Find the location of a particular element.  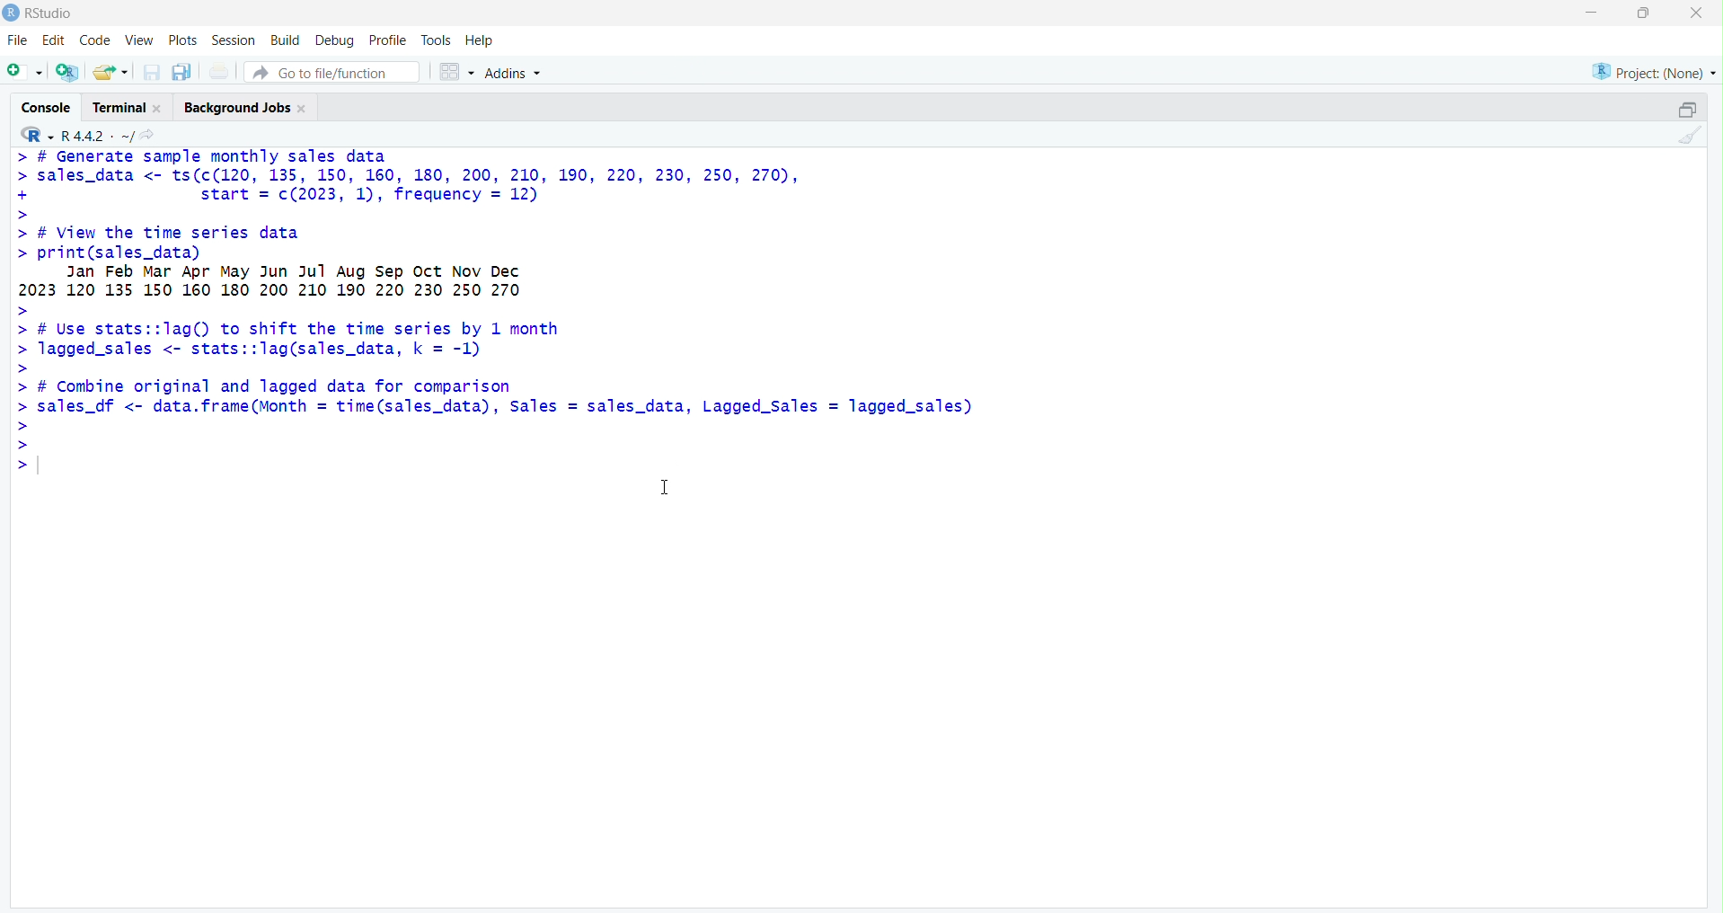

file is located at coordinates (15, 40).